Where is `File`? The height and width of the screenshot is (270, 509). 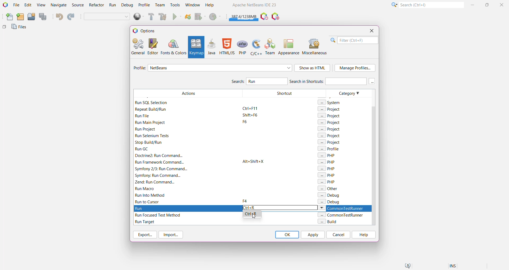
File is located at coordinates (16, 5).